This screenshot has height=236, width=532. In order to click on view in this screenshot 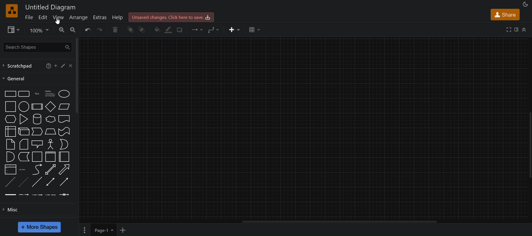, I will do `click(58, 17)`.